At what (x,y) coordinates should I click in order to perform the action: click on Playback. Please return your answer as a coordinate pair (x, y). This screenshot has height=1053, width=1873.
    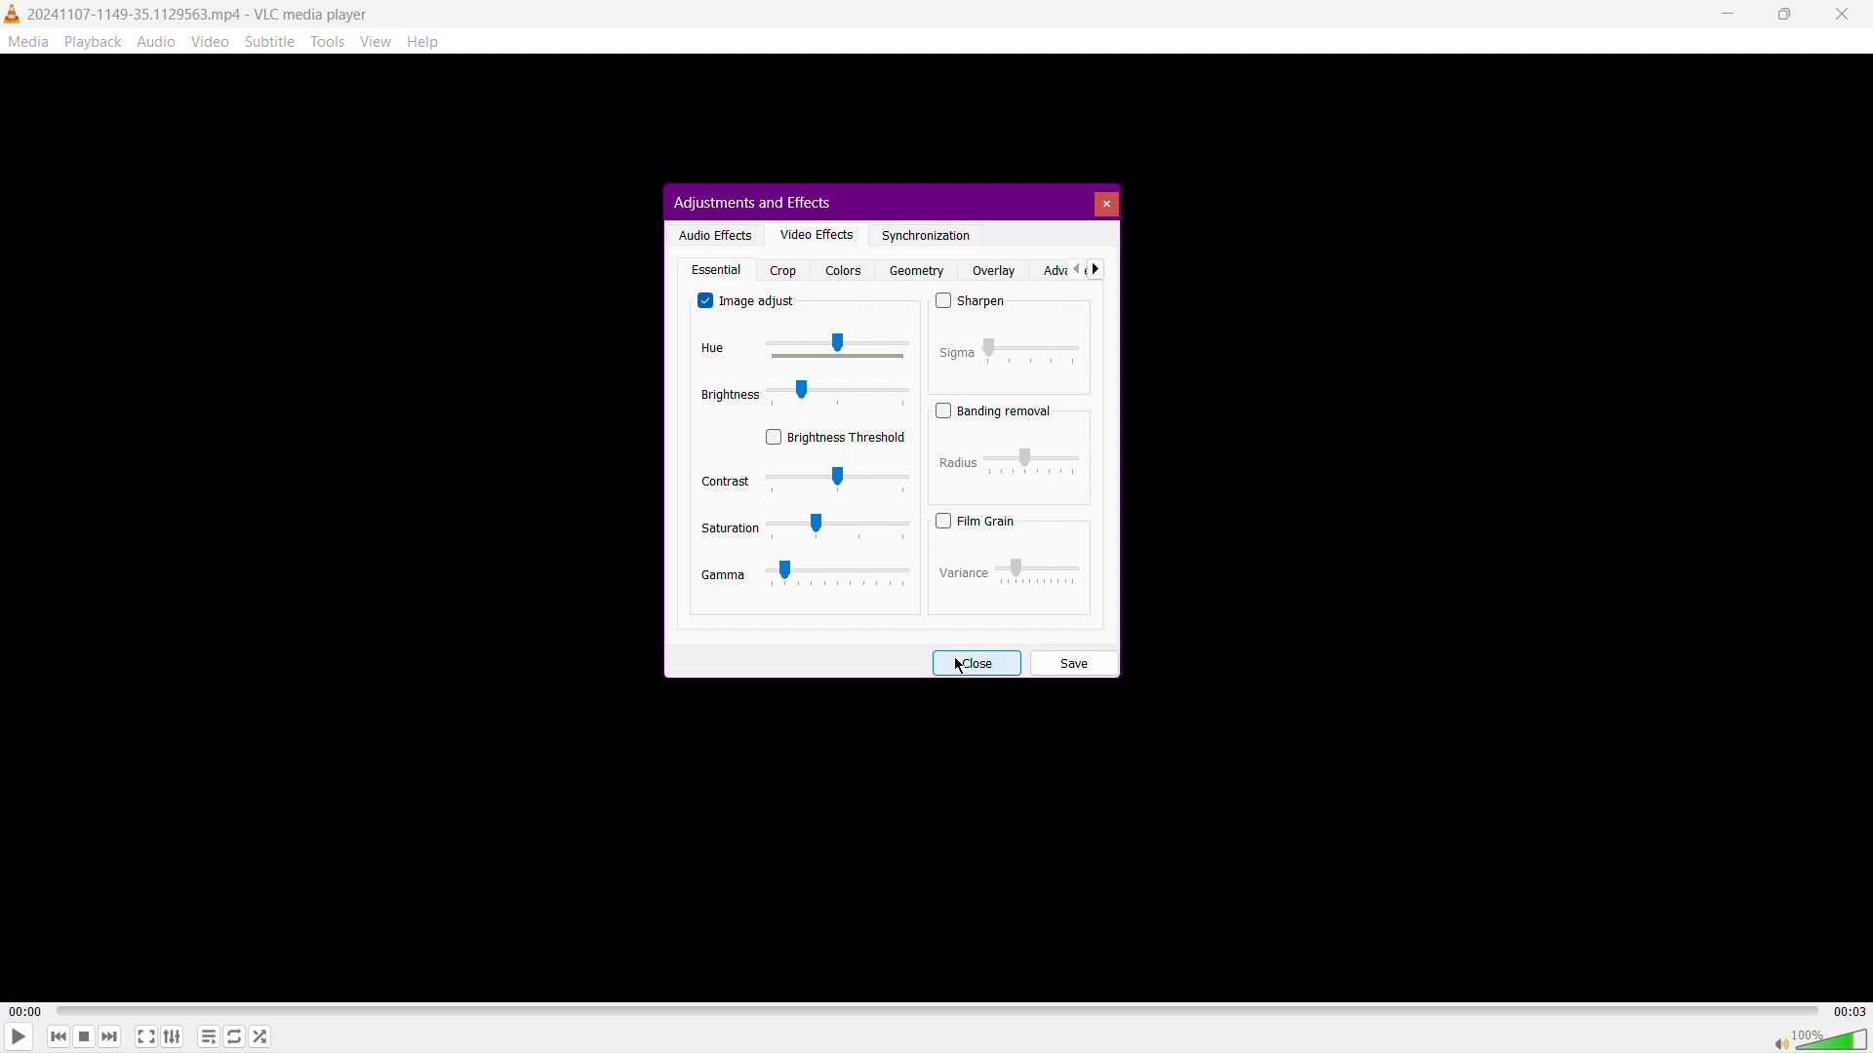
    Looking at the image, I should click on (91, 41).